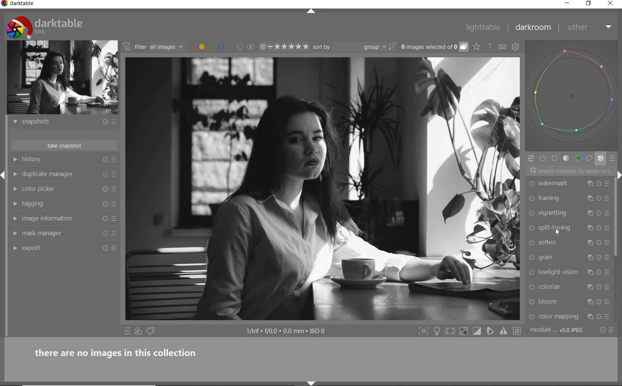 The image size is (622, 386). Describe the element at coordinates (560, 257) in the screenshot. I see `grain` at that location.